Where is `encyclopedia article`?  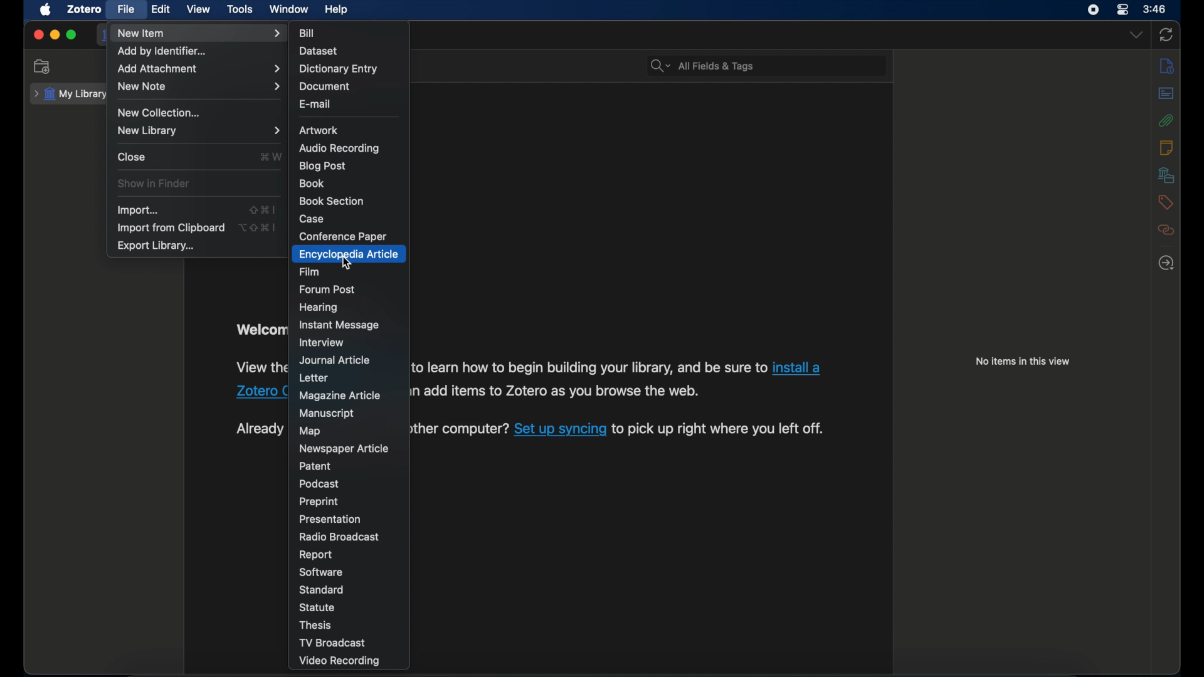
encyclopedia article is located at coordinates (349, 254).